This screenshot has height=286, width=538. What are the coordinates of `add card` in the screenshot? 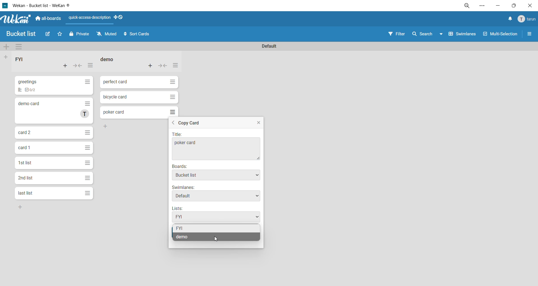 It's located at (65, 67).